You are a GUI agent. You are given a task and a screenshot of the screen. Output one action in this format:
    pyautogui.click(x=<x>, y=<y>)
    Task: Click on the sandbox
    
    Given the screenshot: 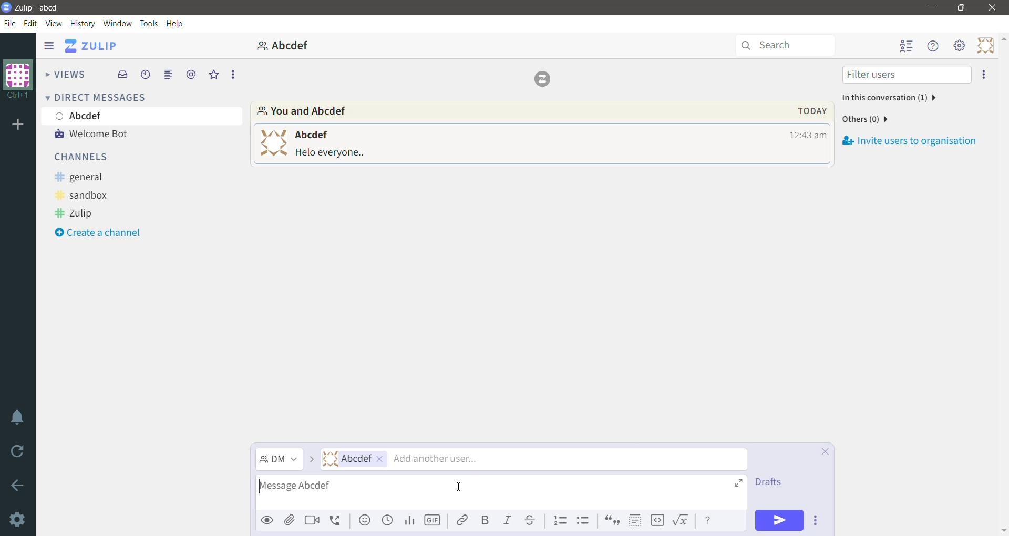 What is the action you would take?
    pyautogui.click(x=88, y=195)
    